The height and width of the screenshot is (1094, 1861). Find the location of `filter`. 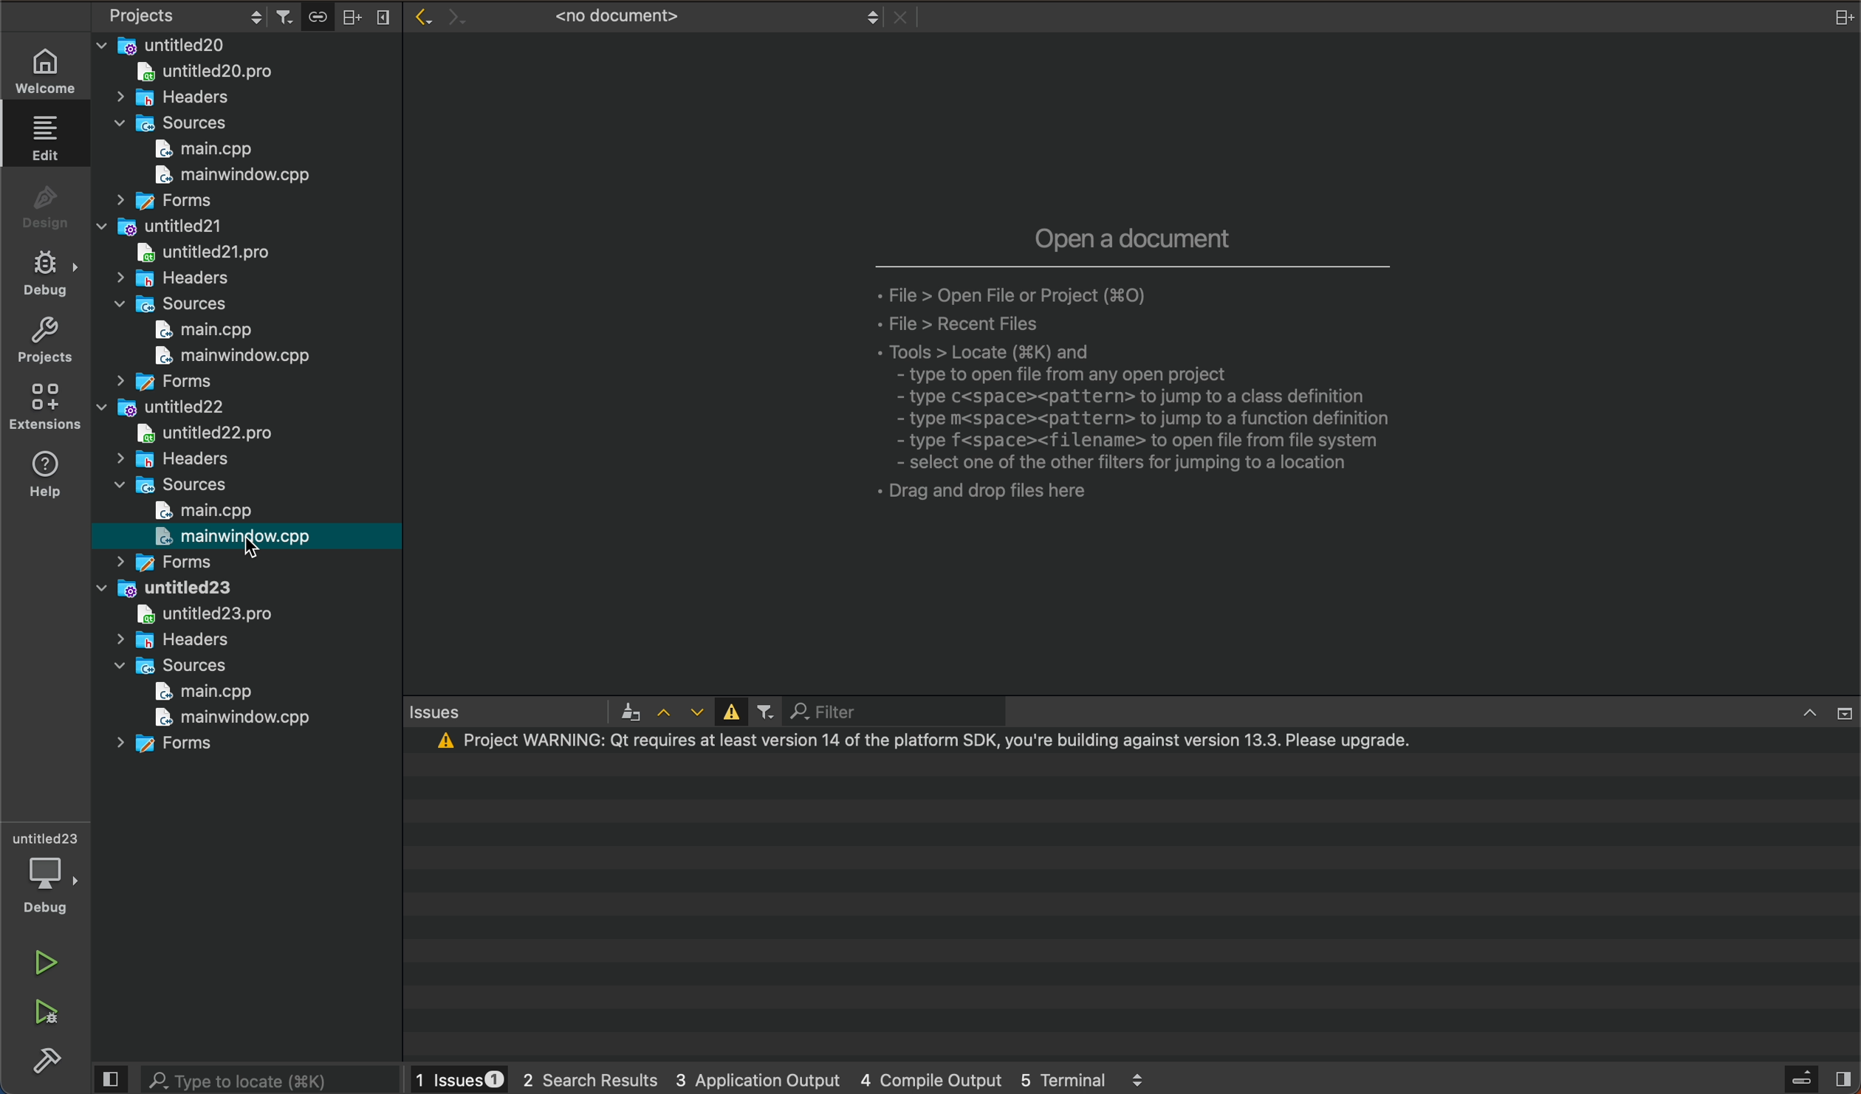

filter is located at coordinates (764, 713).